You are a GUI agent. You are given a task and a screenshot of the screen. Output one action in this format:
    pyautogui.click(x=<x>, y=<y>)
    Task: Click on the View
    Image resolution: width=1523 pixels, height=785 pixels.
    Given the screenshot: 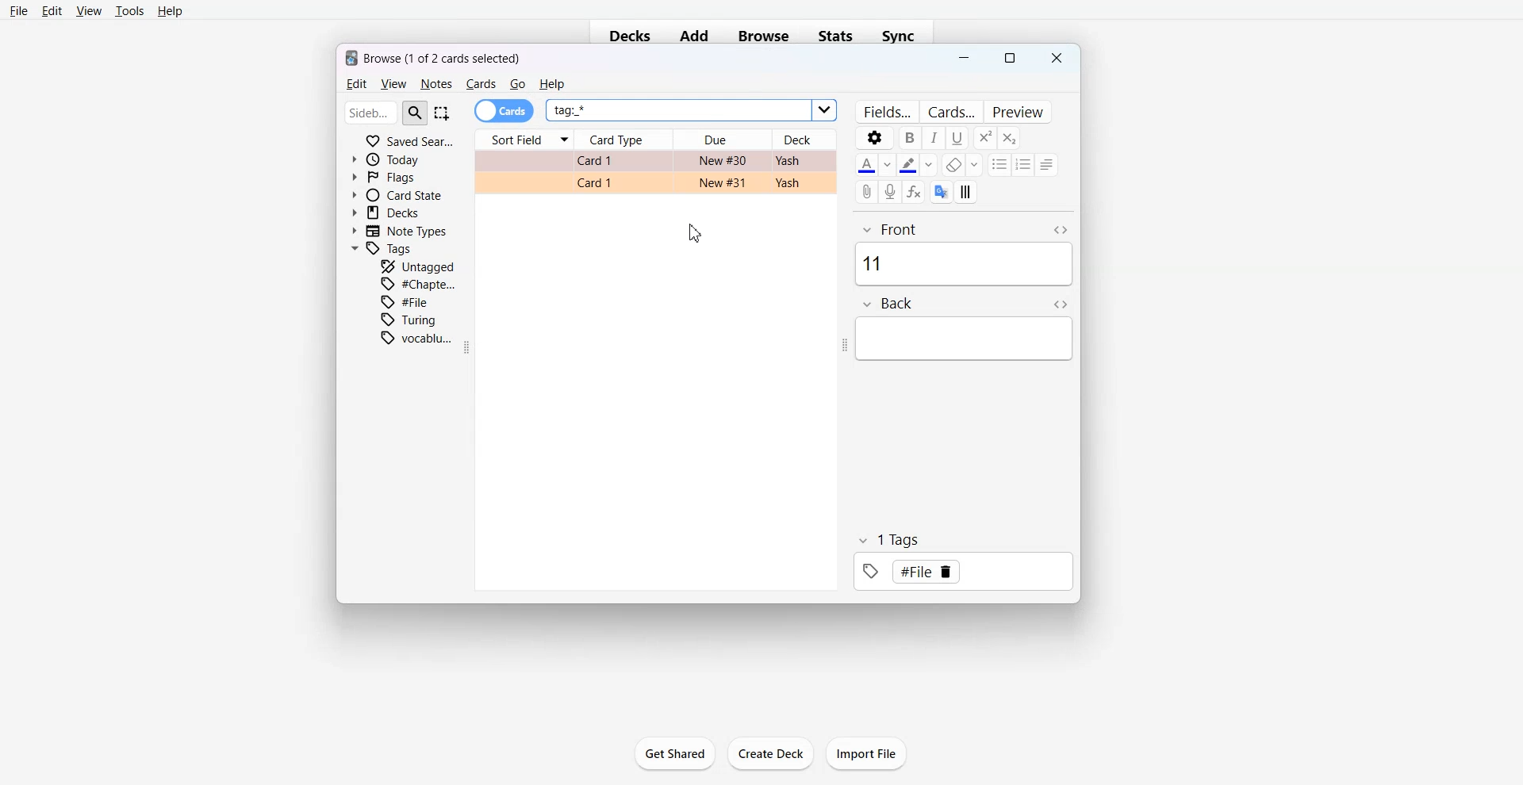 What is the action you would take?
    pyautogui.click(x=88, y=10)
    